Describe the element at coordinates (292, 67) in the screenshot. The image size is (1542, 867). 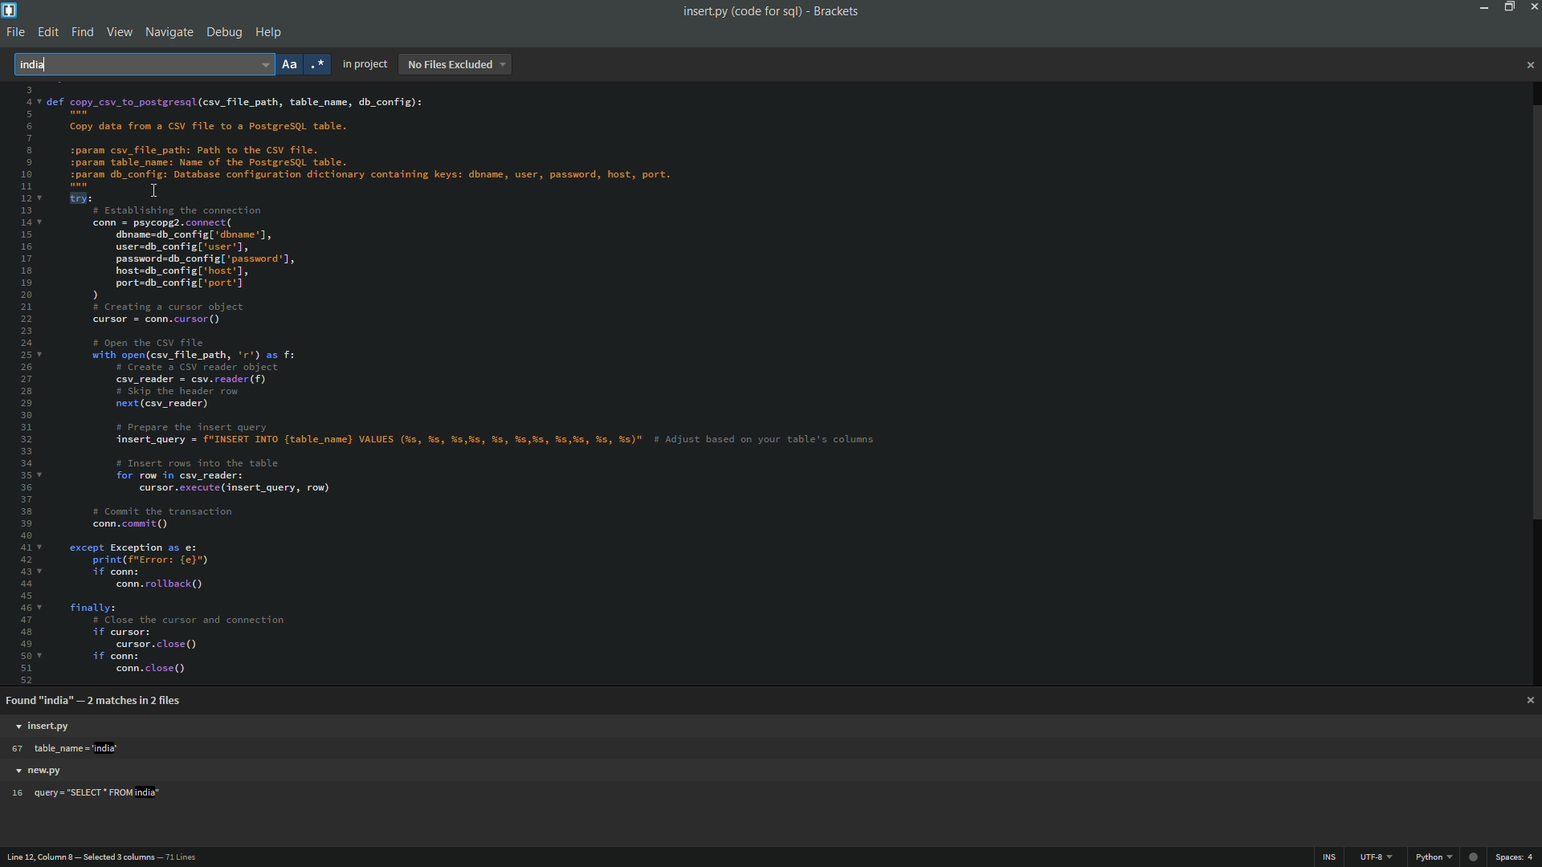
I see `match case` at that location.